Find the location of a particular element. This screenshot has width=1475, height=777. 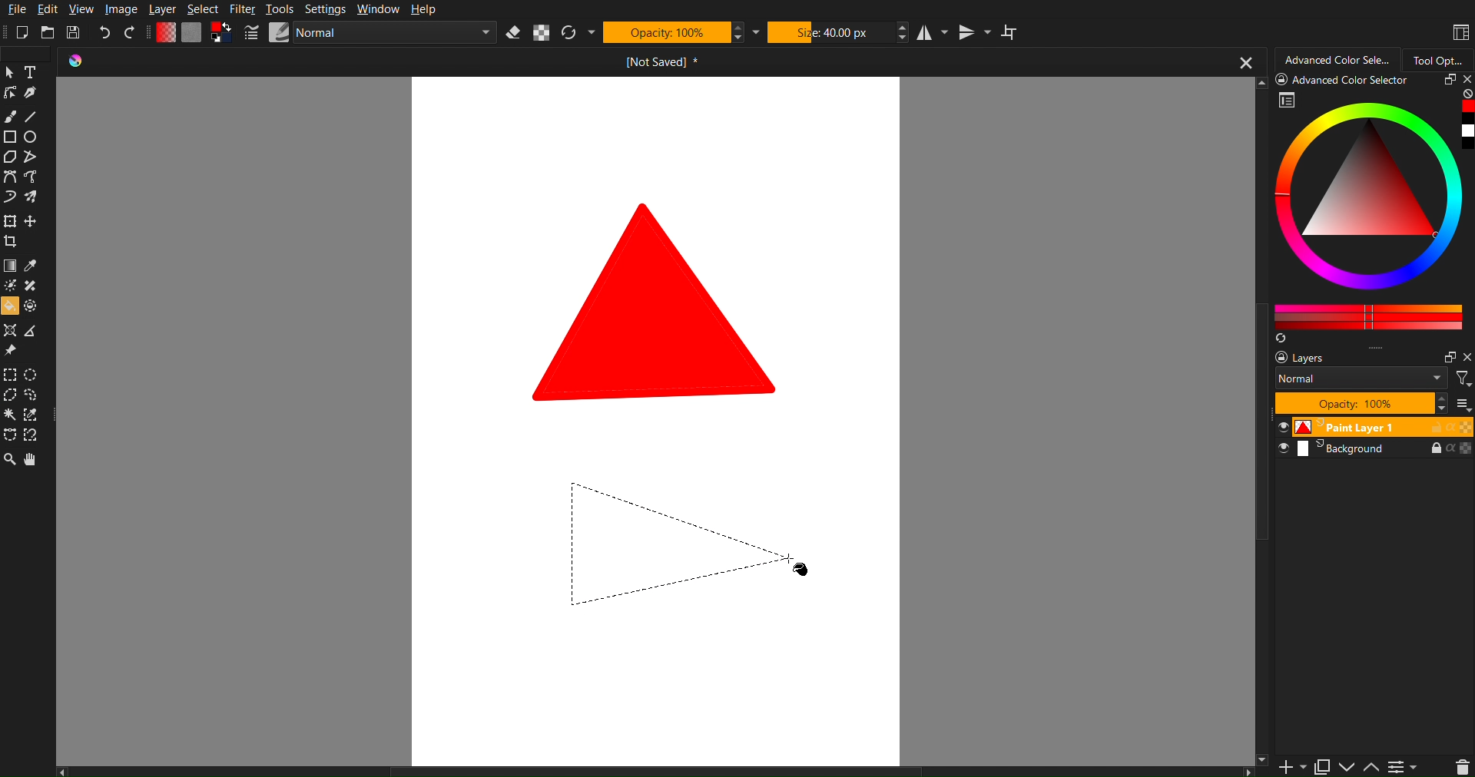

Help is located at coordinates (423, 10).